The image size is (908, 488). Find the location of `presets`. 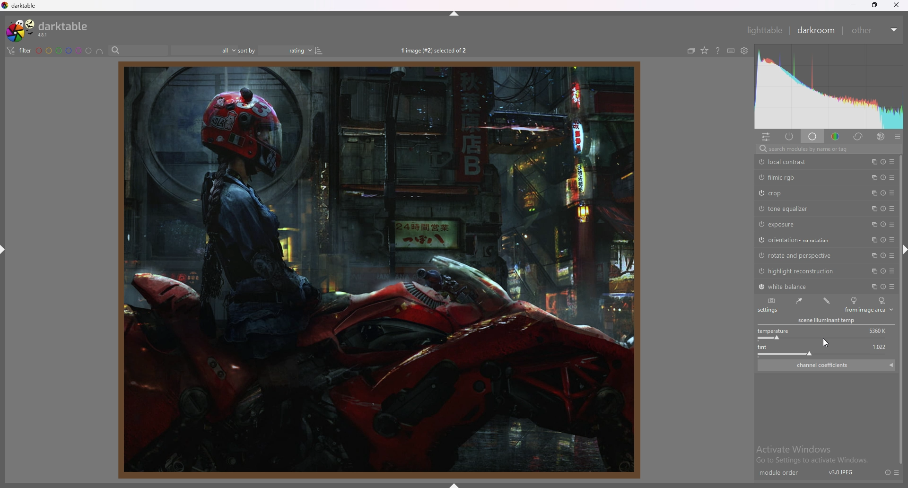

presets is located at coordinates (891, 224).